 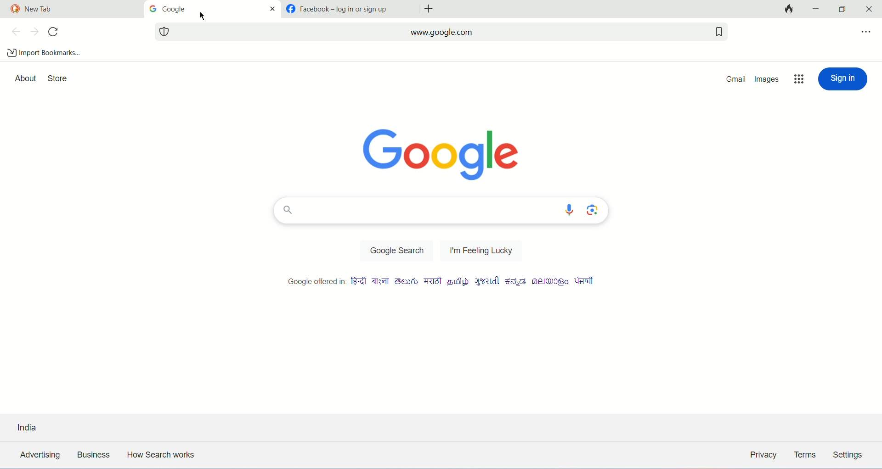 What do you see at coordinates (738, 80) in the screenshot?
I see `gmail` at bounding box center [738, 80].